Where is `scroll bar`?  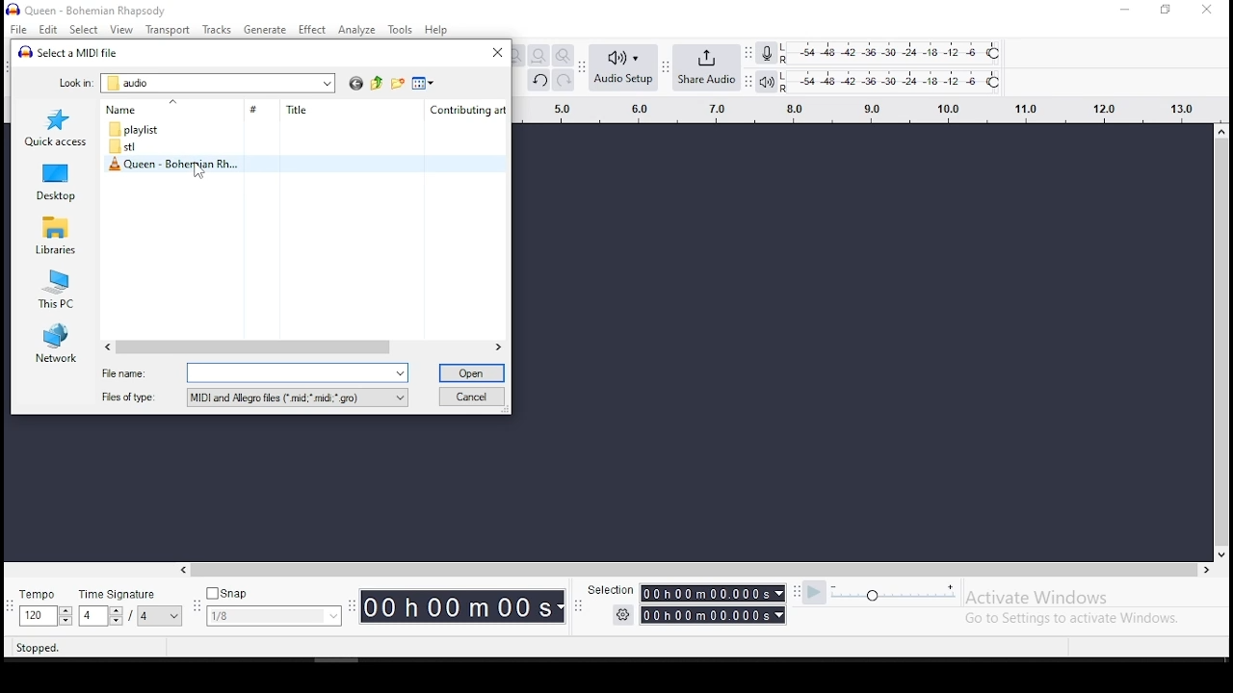
scroll bar is located at coordinates (302, 347).